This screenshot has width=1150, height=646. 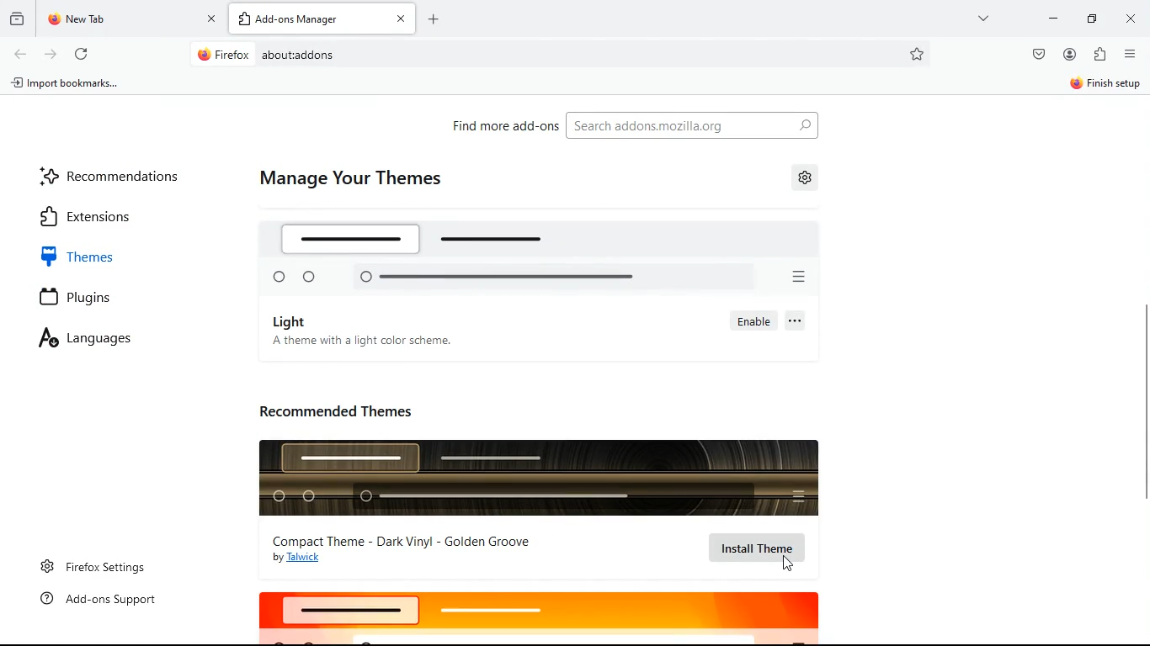 I want to click on light, so click(x=293, y=321).